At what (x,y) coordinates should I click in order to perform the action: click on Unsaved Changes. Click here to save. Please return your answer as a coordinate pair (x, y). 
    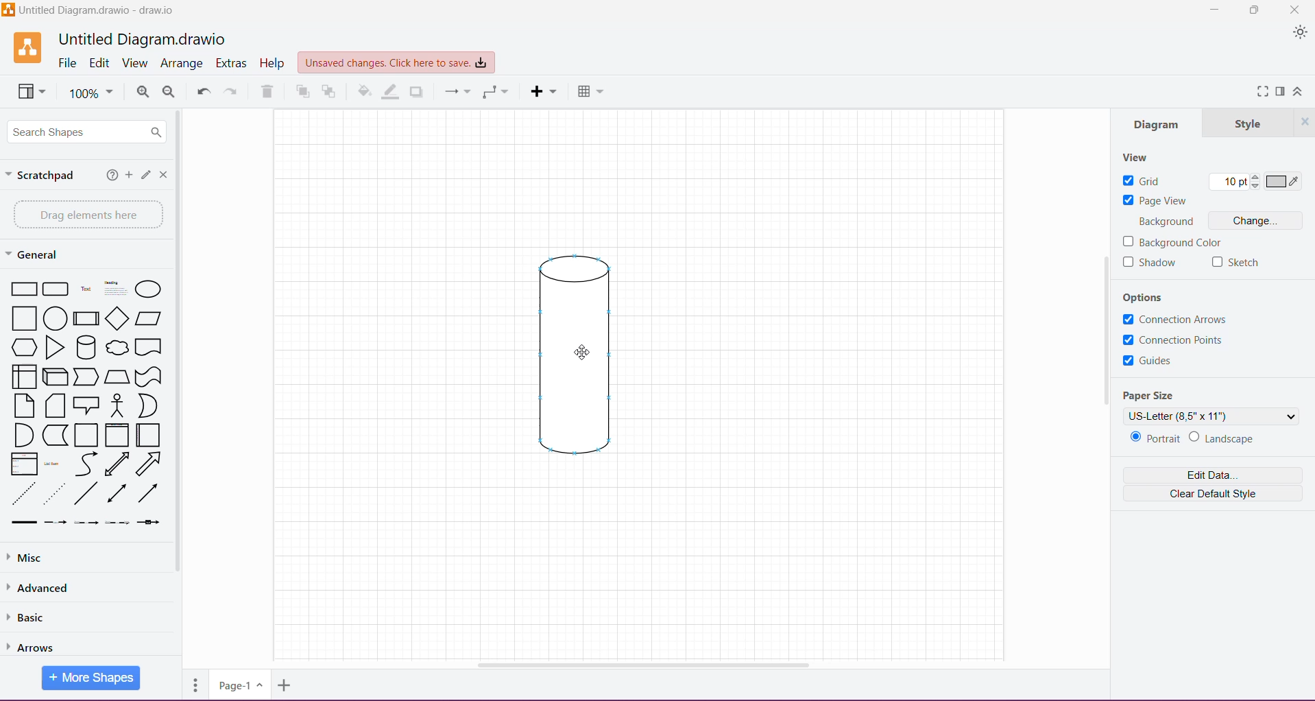
    Looking at the image, I should click on (394, 61).